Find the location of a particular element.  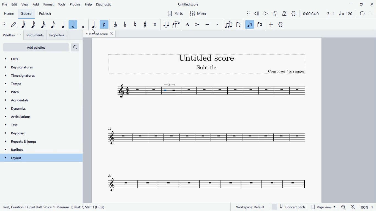

metronome is located at coordinates (285, 14).